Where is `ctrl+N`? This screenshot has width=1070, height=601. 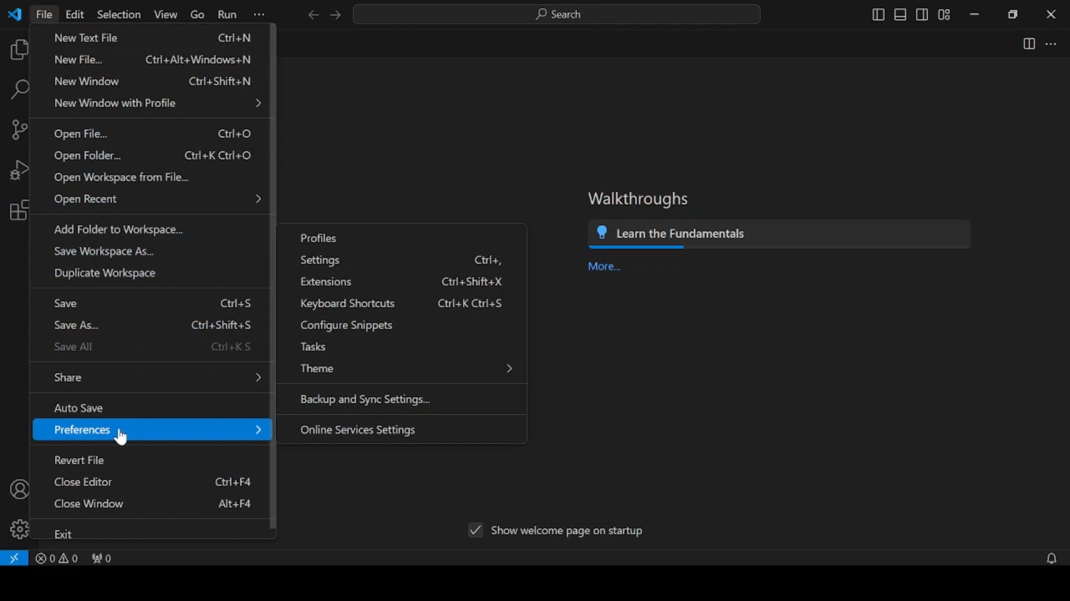
ctrl+N is located at coordinates (235, 38).